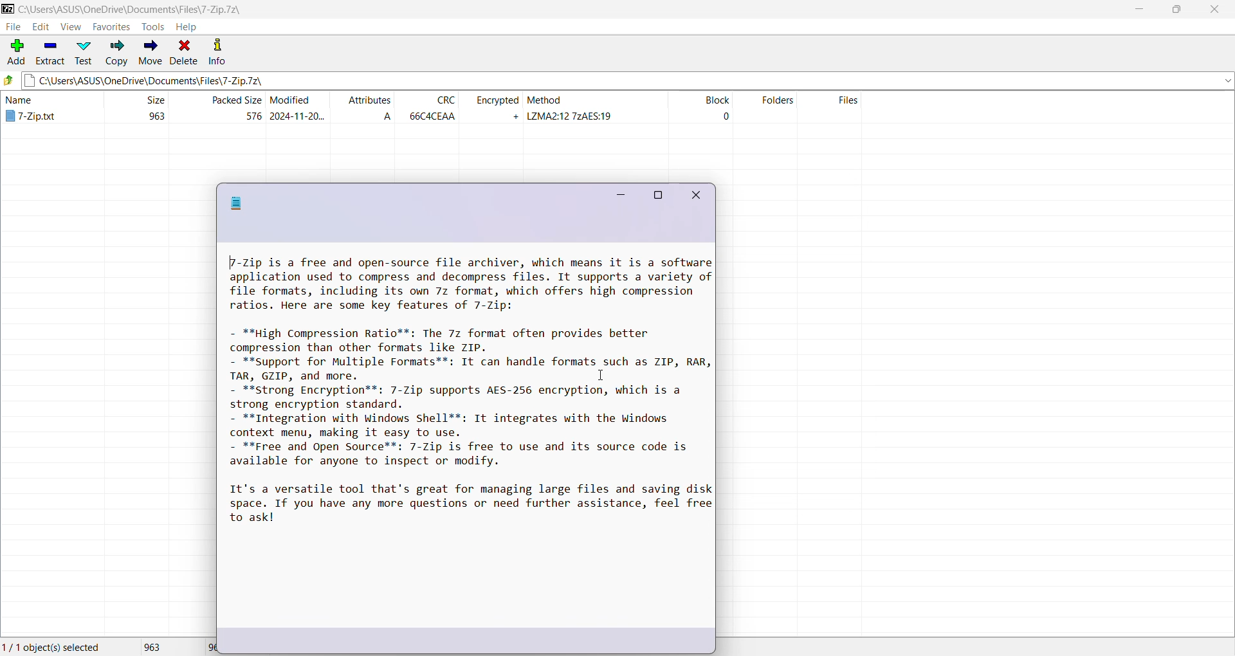 The image size is (1235, 656). Describe the element at coordinates (367, 108) in the screenshot. I see `Attributes` at that location.